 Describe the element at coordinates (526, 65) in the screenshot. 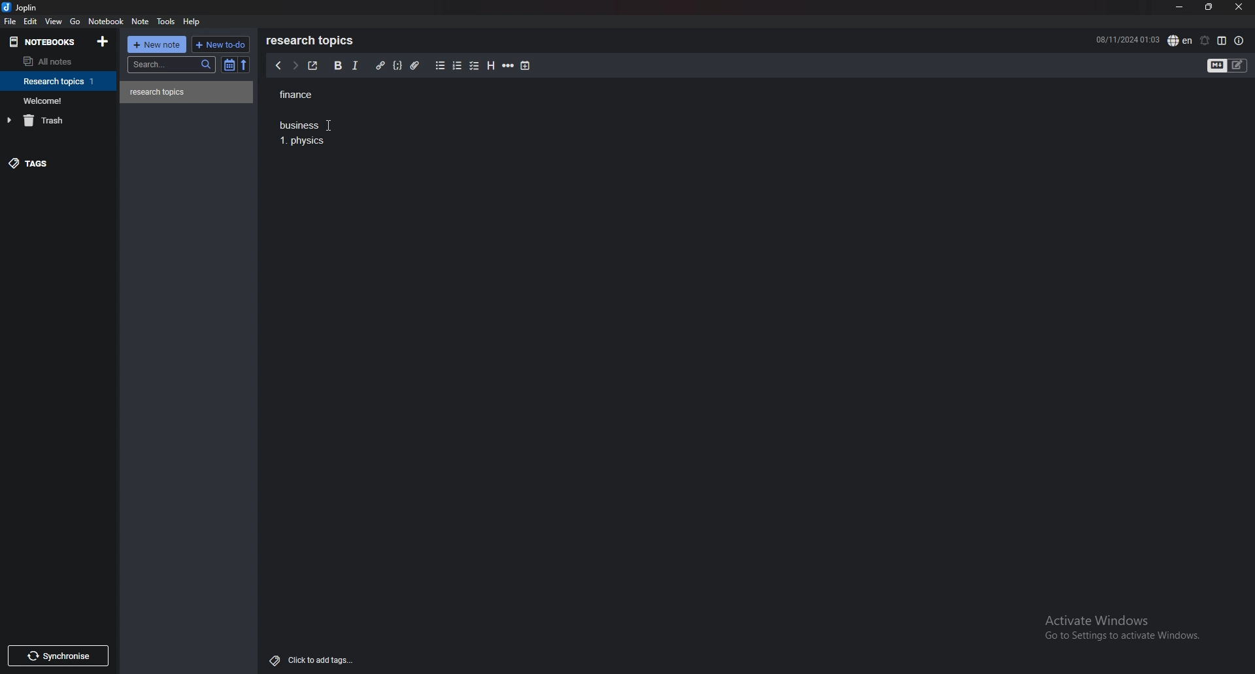

I see `add time` at that location.